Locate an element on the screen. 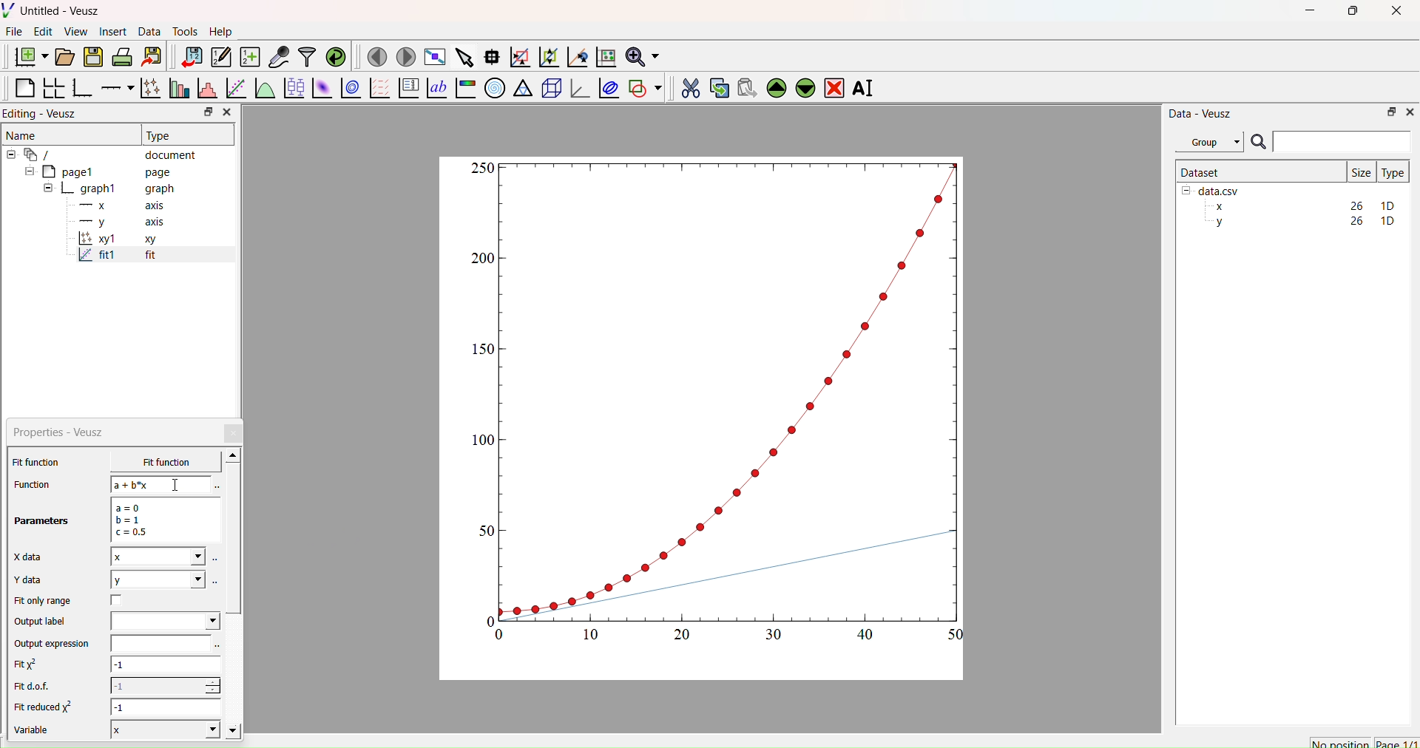 The width and height of the screenshot is (1420, 748). Cursor is located at coordinates (177, 486).